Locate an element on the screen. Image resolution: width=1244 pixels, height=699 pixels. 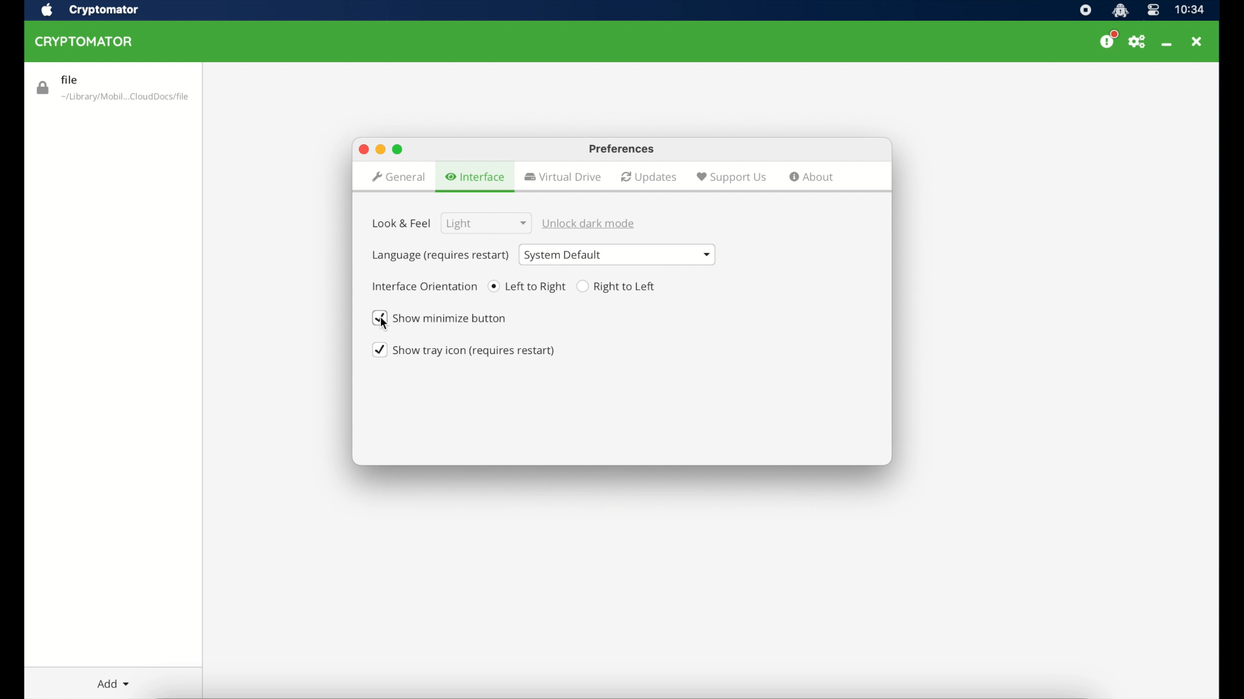
cryptomator is located at coordinates (84, 41).